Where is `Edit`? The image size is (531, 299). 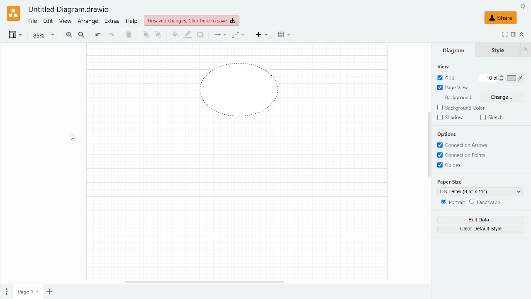
Edit is located at coordinates (48, 21).